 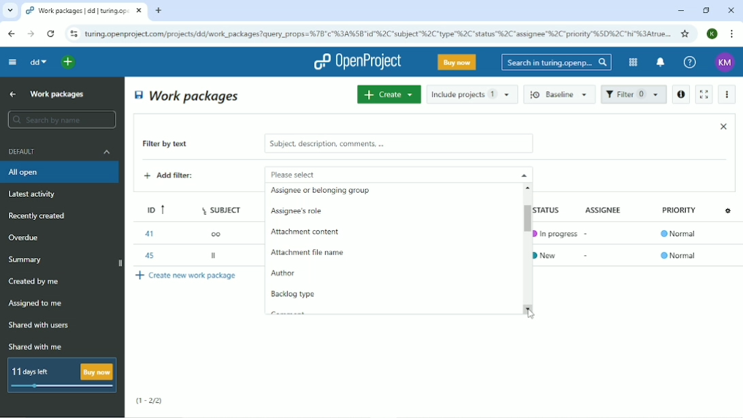 What do you see at coordinates (36, 282) in the screenshot?
I see `Created by me` at bounding box center [36, 282].